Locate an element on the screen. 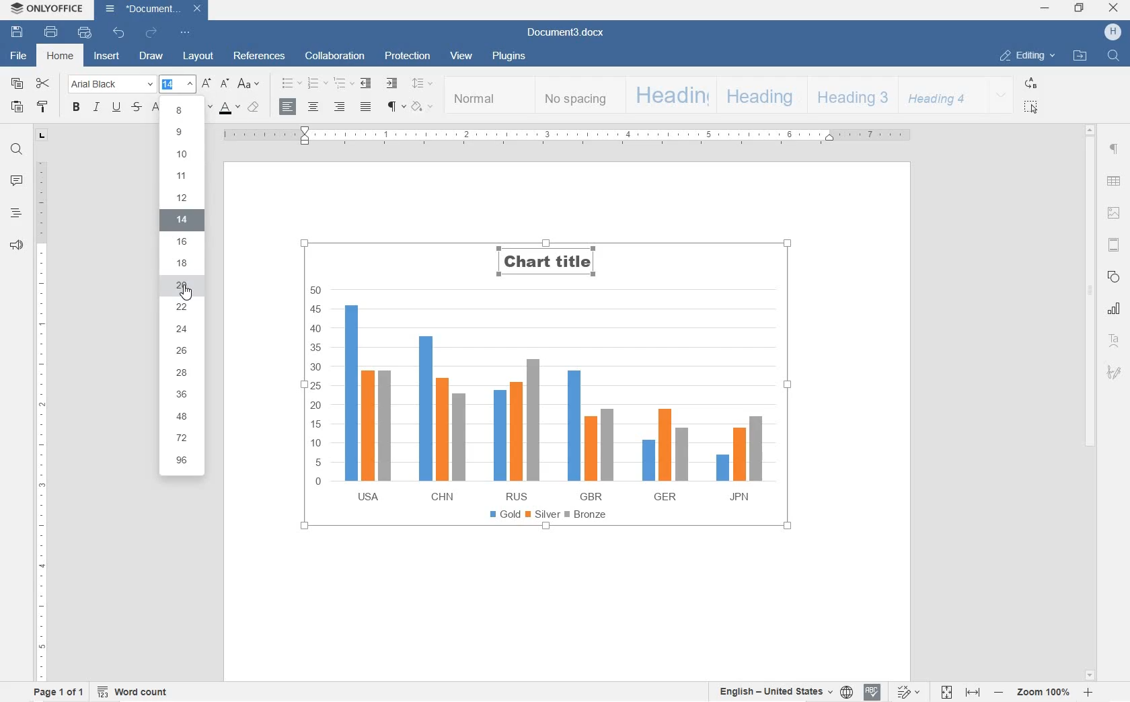 The height and width of the screenshot is (702, 1130). 20 is located at coordinates (182, 285).